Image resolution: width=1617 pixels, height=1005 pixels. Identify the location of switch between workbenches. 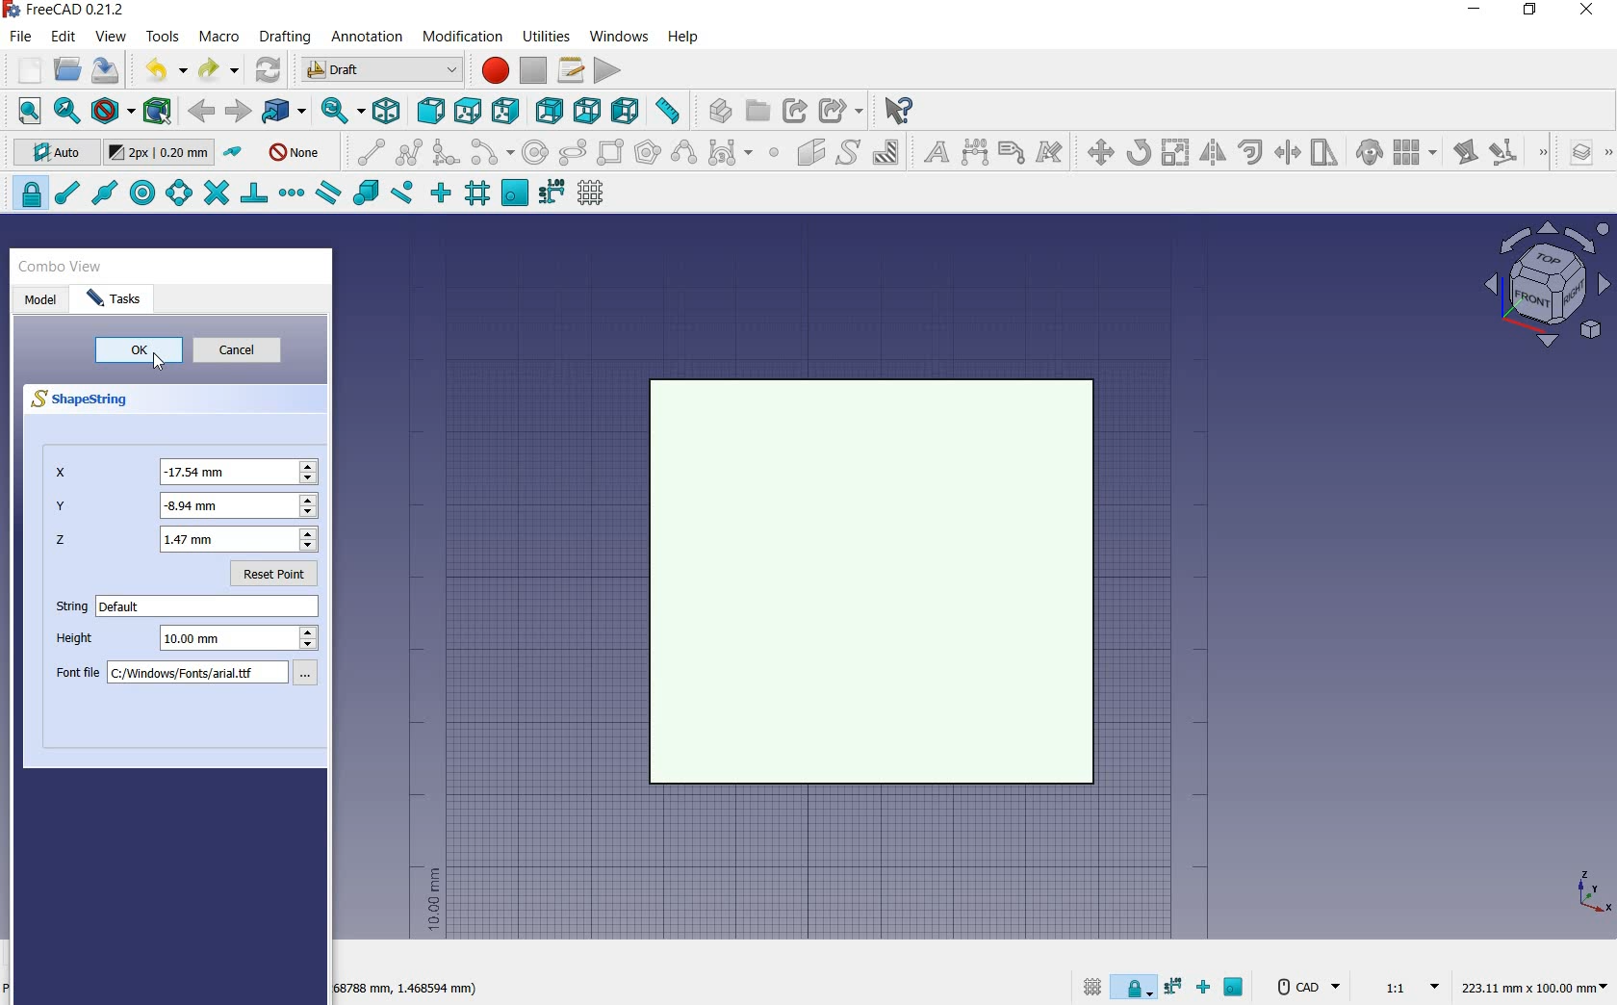
(382, 70).